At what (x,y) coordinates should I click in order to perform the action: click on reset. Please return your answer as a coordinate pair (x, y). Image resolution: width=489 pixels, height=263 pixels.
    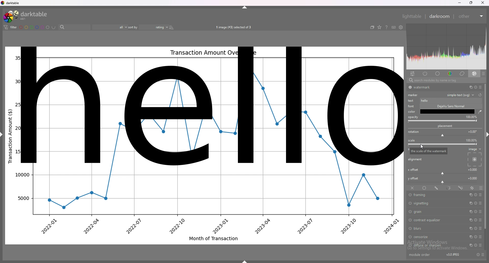
    Looking at the image, I should click on (475, 87).